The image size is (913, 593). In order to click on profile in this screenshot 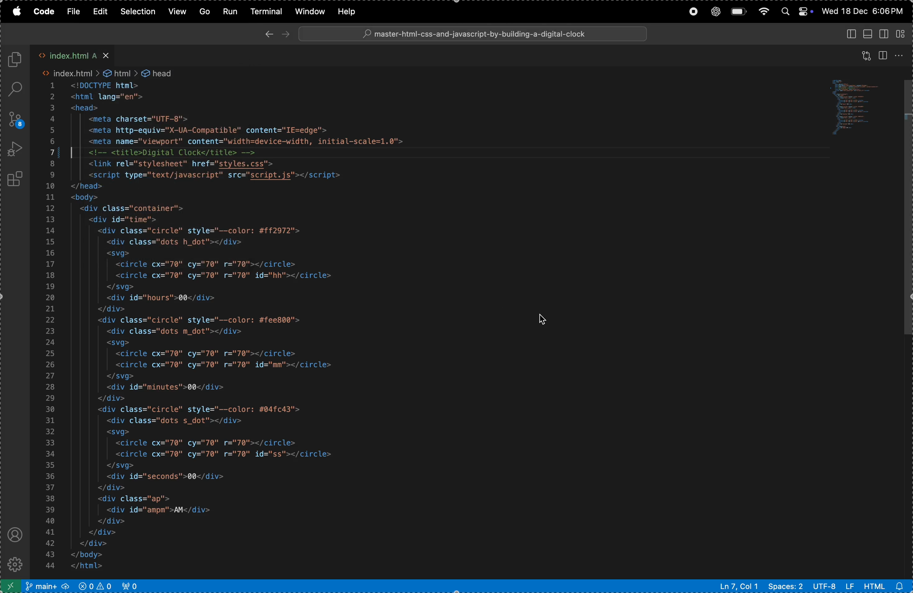, I will do `click(15, 534)`.